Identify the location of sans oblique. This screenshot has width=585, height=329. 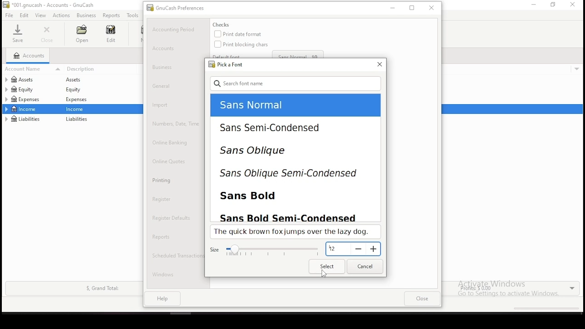
(270, 153).